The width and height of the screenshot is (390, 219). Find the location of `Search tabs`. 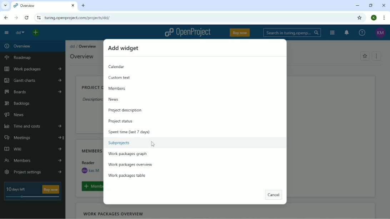

Search tabs is located at coordinates (5, 5).